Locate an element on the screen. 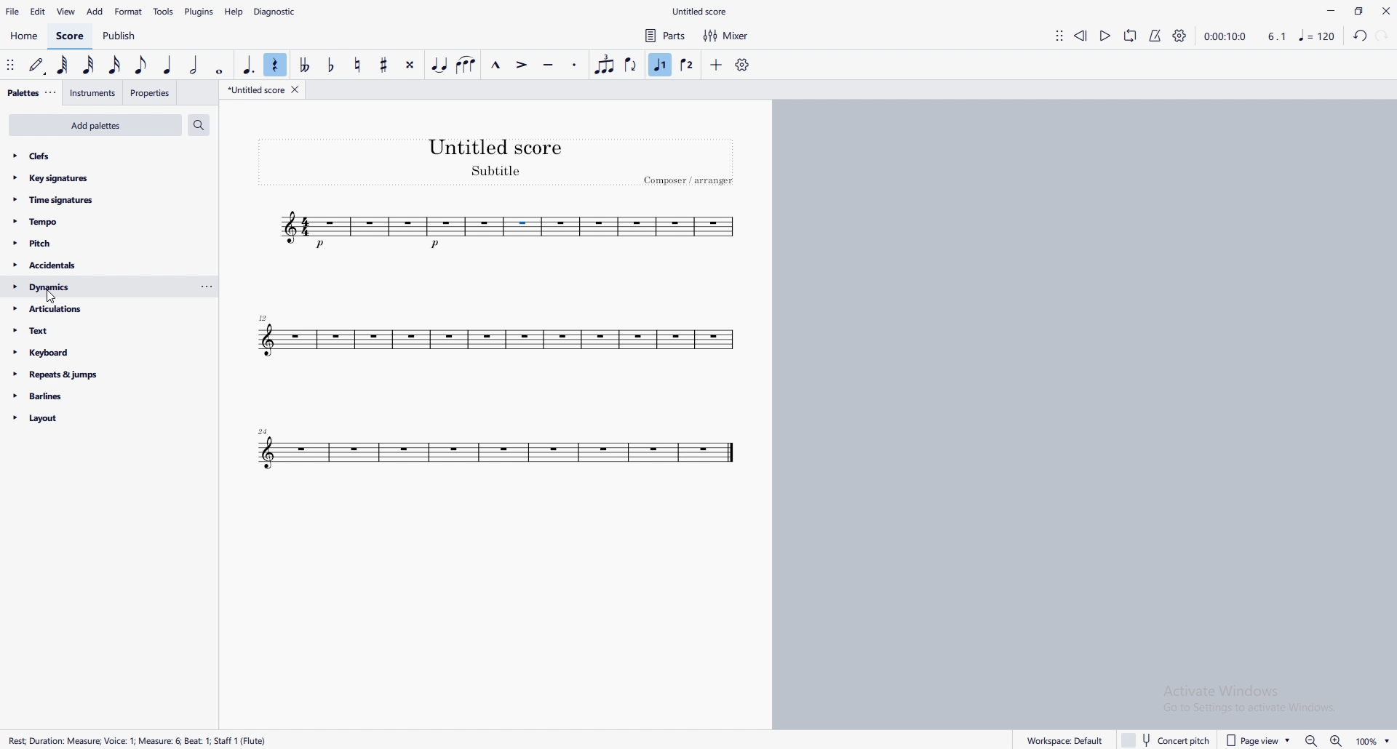 The height and width of the screenshot is (749, 1397). minimize is located at coordinates (1332, 10).